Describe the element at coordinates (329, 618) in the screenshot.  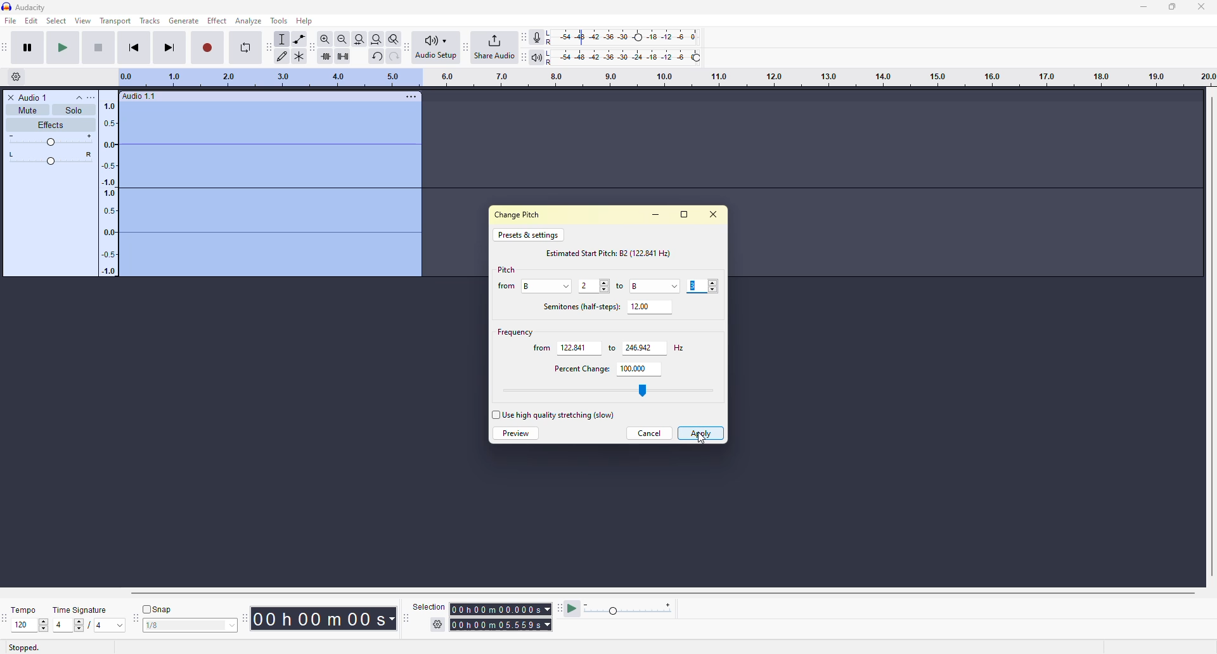
I see `time` at that location.